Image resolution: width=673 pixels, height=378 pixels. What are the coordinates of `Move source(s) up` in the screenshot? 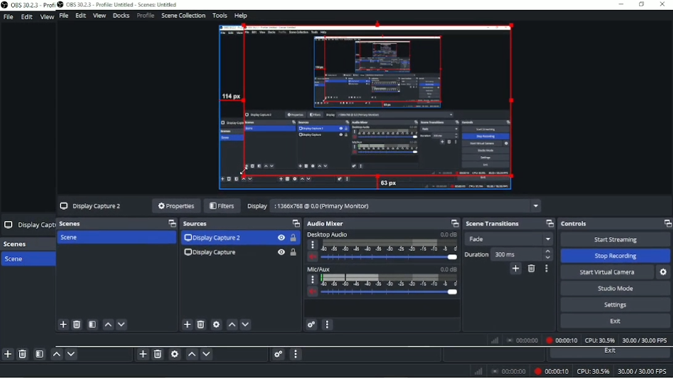 It's located at (192, 355).